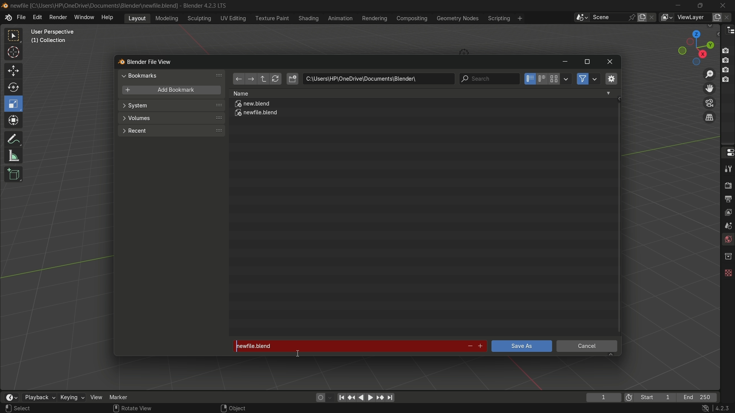 The height and width of the screenshot is (413, 735). What do you see at coordinates (137, 18) in the screenshot?
I see `layout menu` at bounding box center [137, 18].